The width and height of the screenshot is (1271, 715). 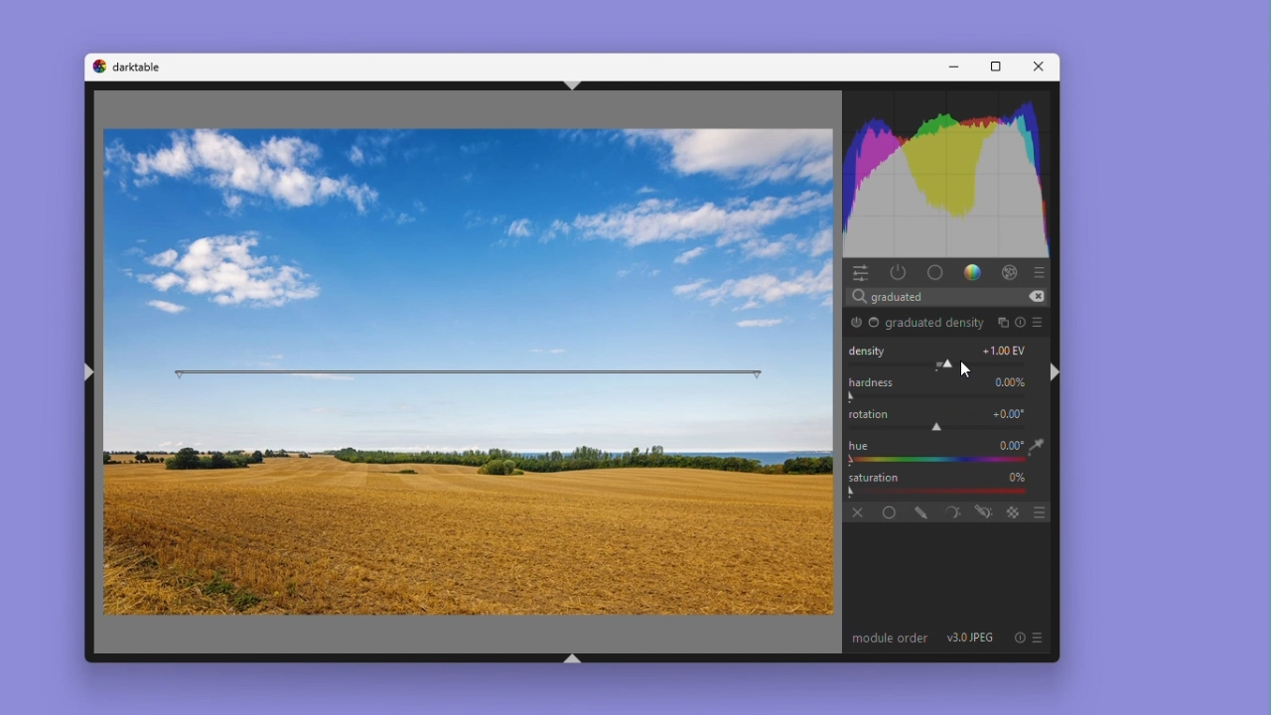 I want to click on reset, so click(x=1022, y=322).